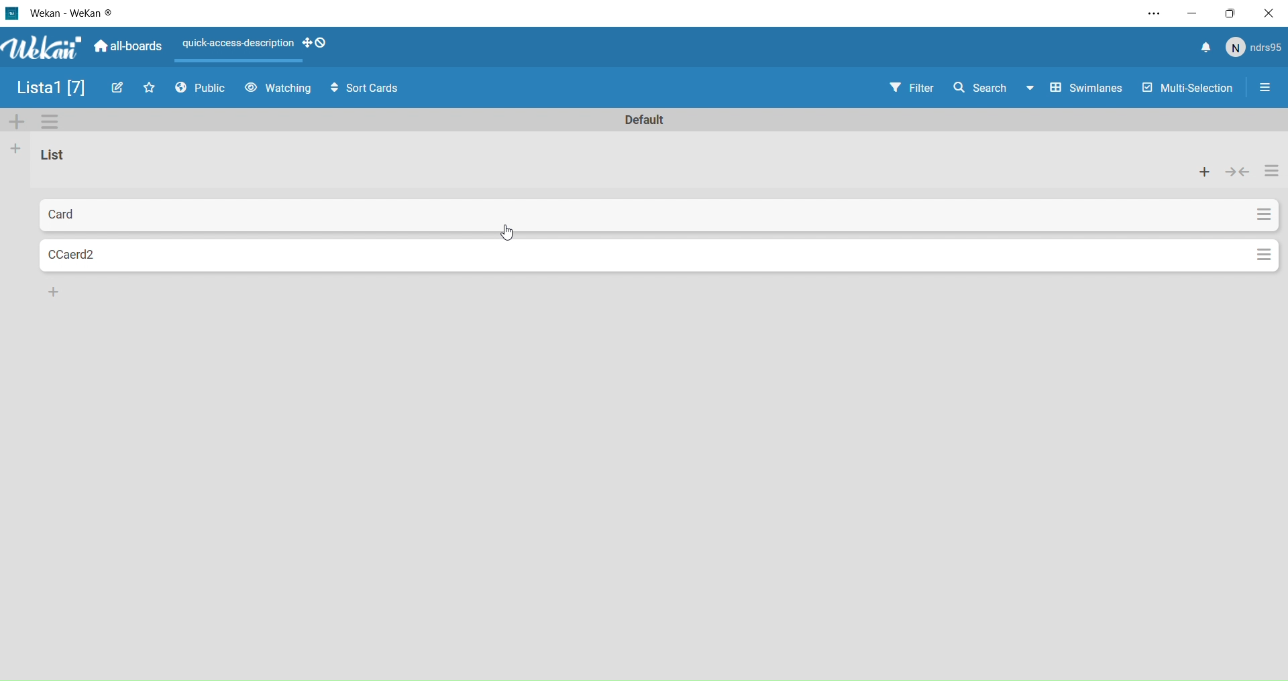 Image resolution: width=1288 pixels, height=681 pixels. Describe the element at coordinates (982, 87) in the screenshot. I see `Search` at that location.